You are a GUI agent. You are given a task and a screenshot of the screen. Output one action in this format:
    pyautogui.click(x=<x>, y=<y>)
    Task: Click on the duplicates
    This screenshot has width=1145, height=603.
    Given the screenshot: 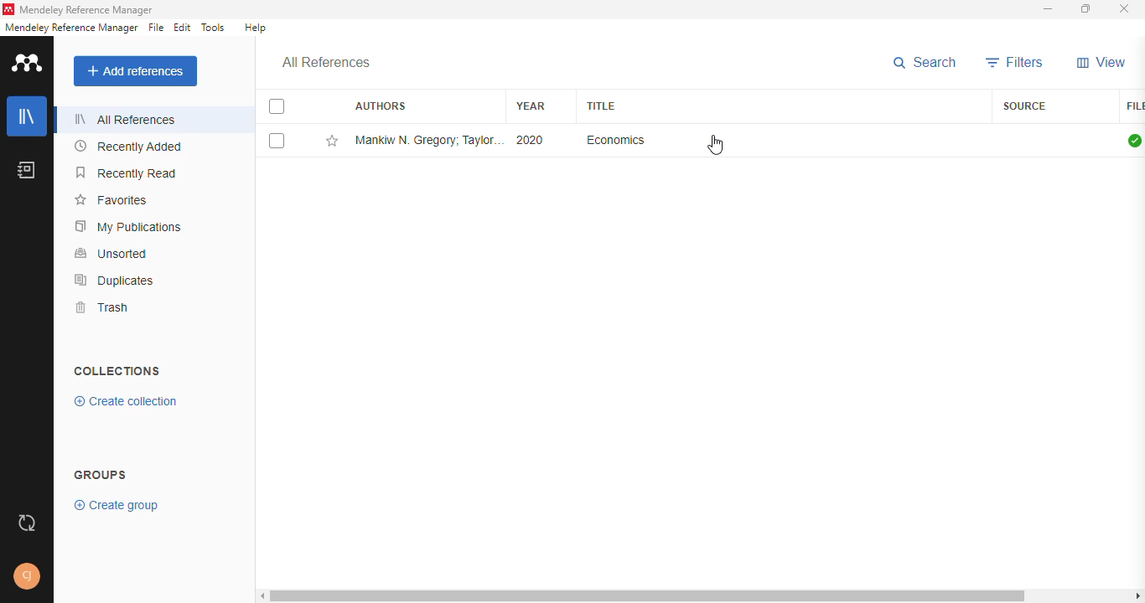 What is the action you would take?
    pyautogui.click(x=114, y=281)
    